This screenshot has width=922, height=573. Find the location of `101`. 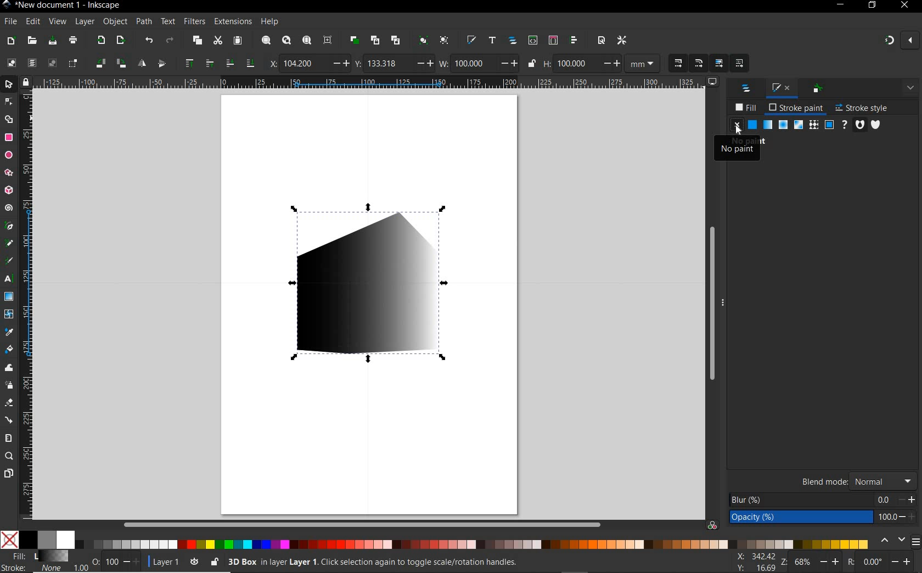

101 is located at coordinates (471, 64).